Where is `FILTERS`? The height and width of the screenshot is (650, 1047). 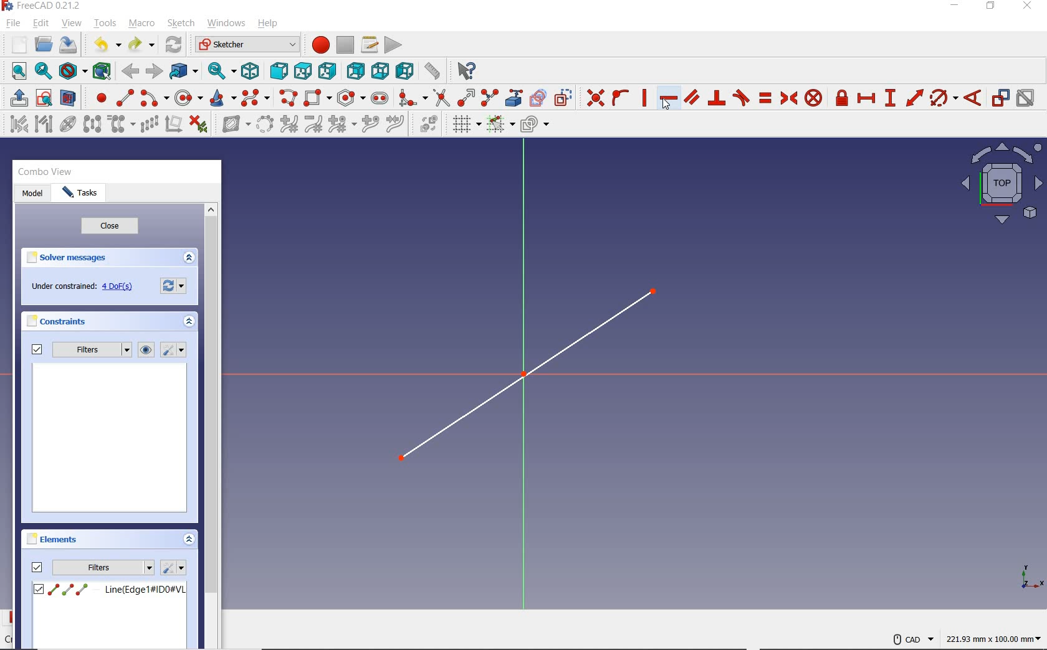 FILTERS is located at coordinates (103, 567).